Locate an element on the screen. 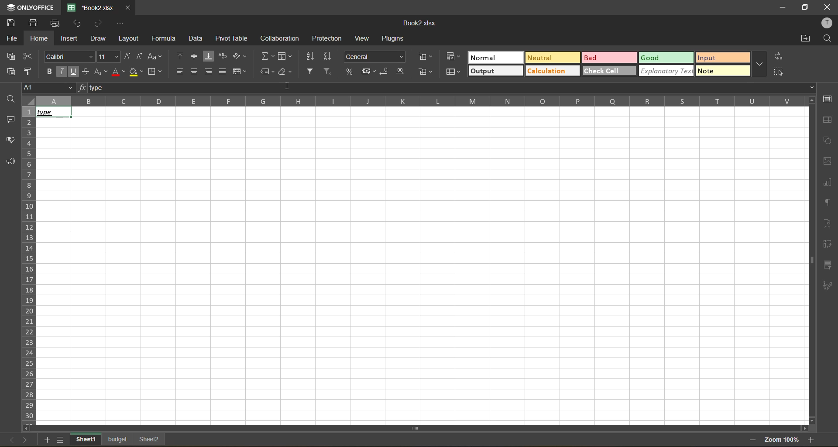 This screenshot has width=838, height=447. font size is located at coordinates (107, 57).